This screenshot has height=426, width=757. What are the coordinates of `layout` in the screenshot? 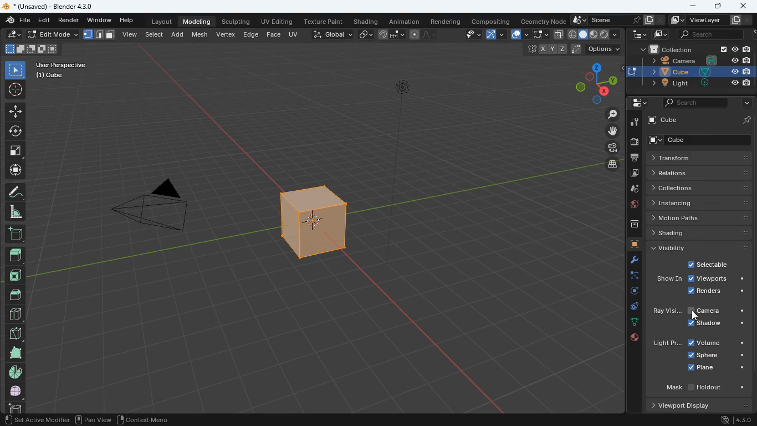 It's located at (159, 22).